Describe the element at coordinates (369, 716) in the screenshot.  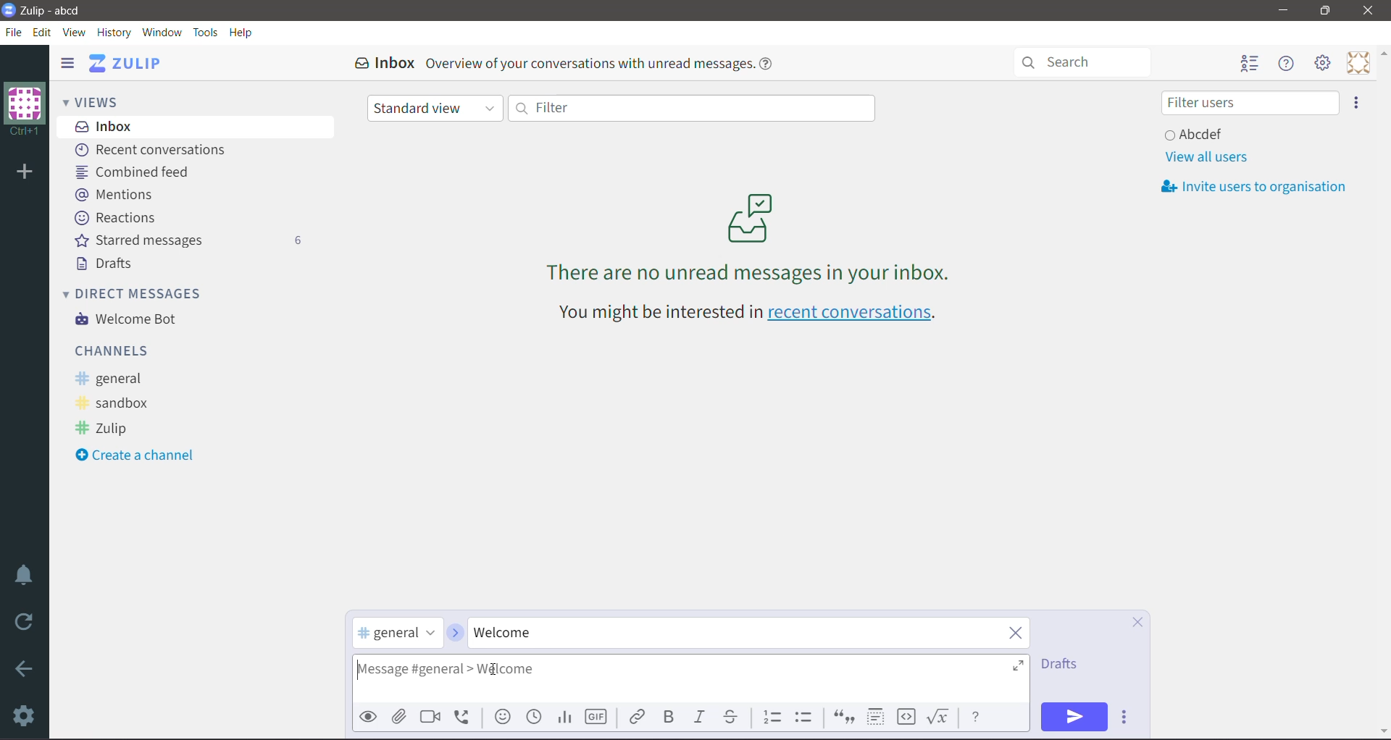
I see `Preview` at that location.